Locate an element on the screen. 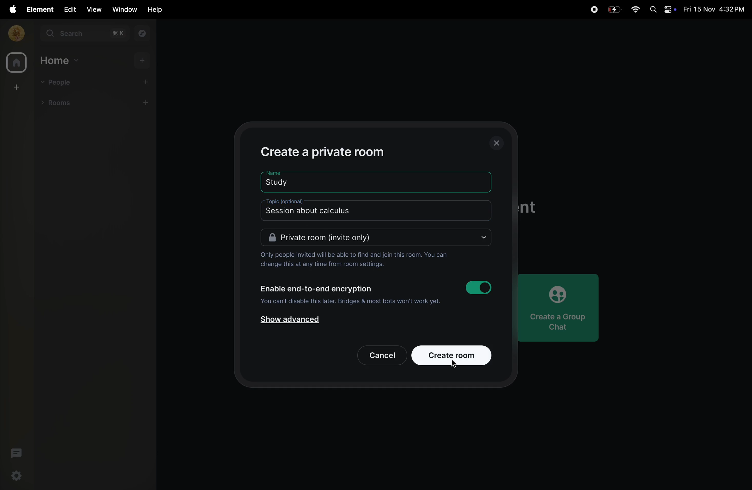  edit is located at coordinates (68, 9).